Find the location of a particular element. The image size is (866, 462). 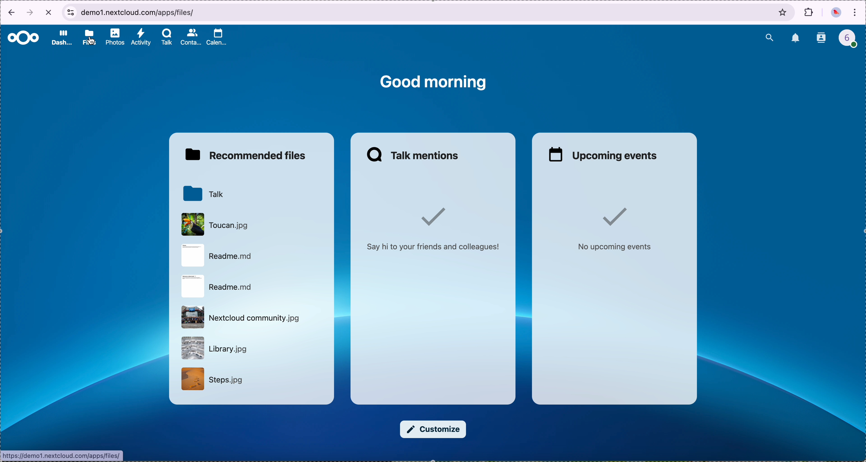

readme.md is located at coordinates (215, 287).